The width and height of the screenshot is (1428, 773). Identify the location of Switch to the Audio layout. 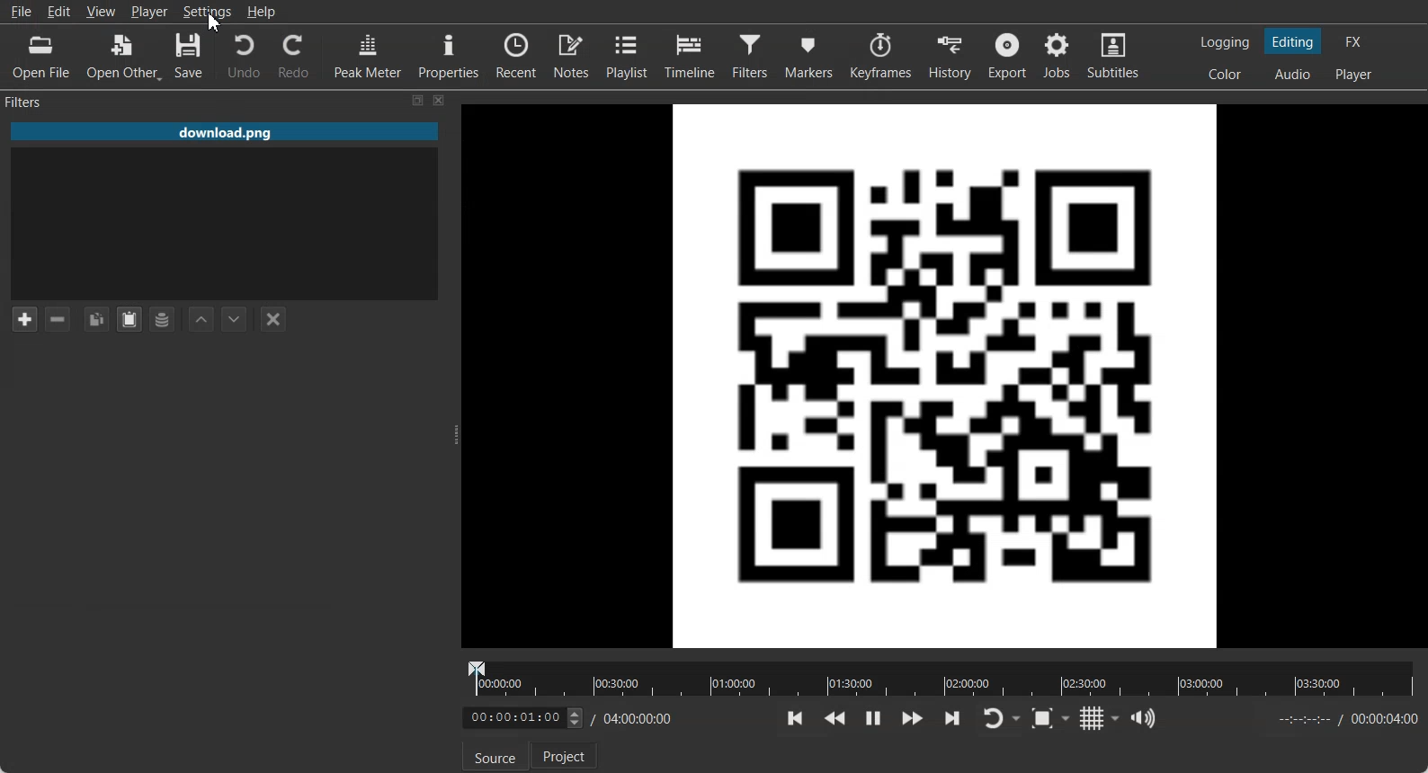
(1292, 74).